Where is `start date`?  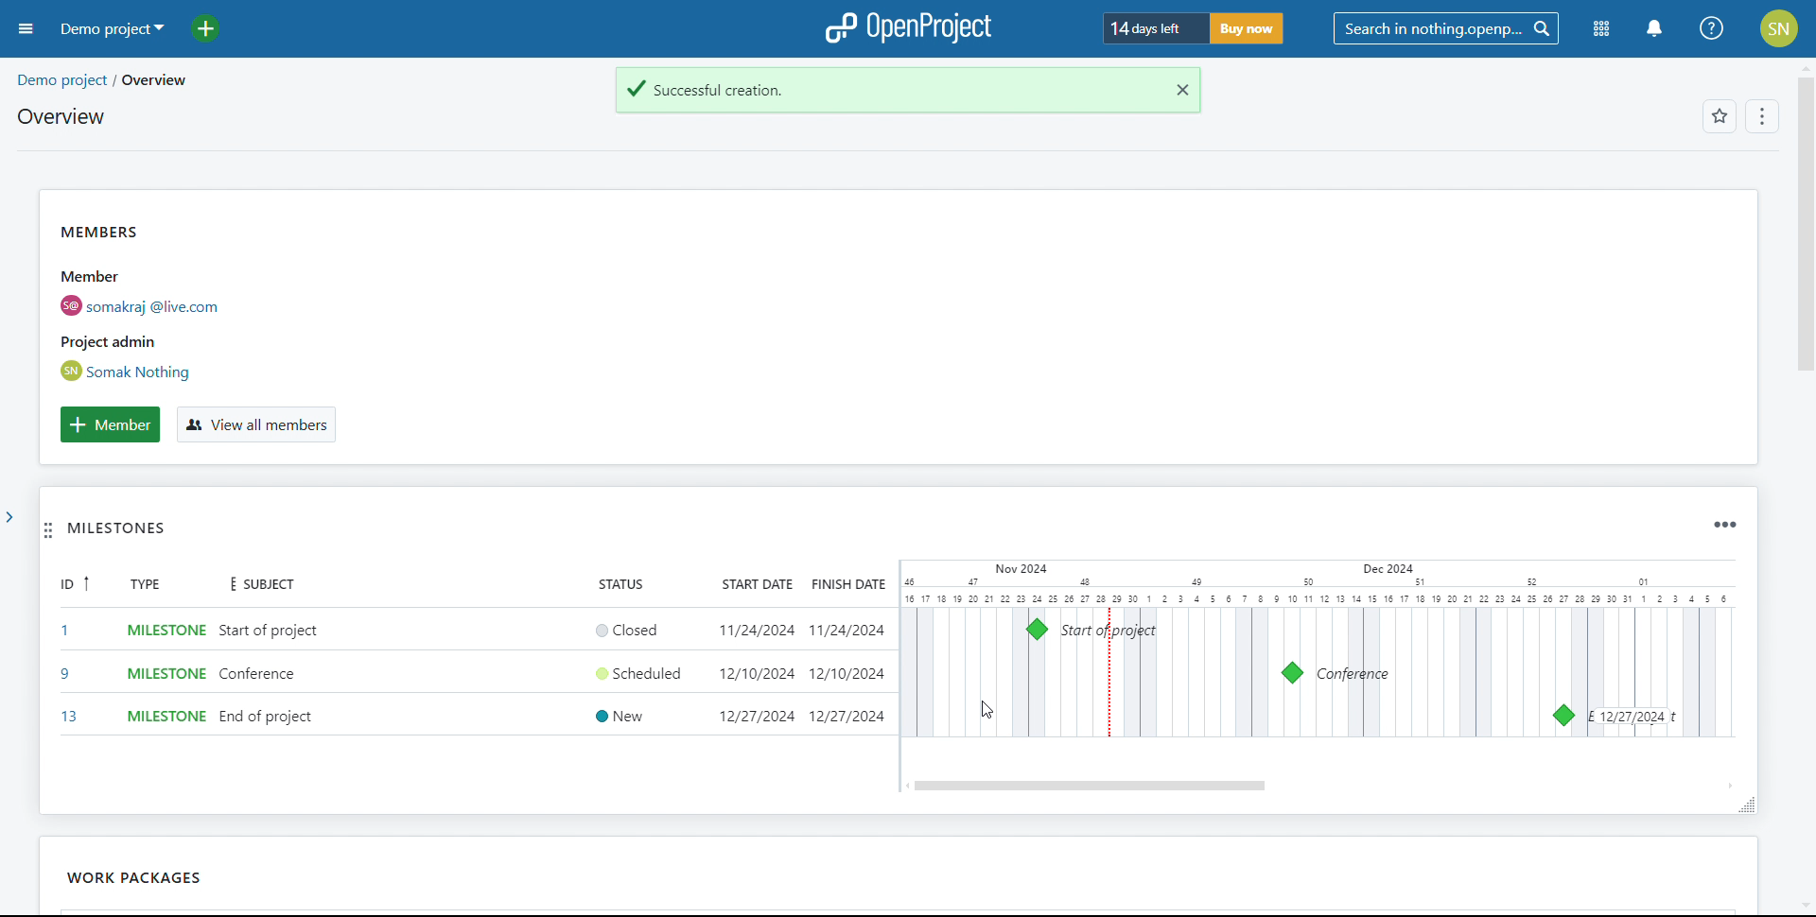
start date is located at coordinates (736, 585).